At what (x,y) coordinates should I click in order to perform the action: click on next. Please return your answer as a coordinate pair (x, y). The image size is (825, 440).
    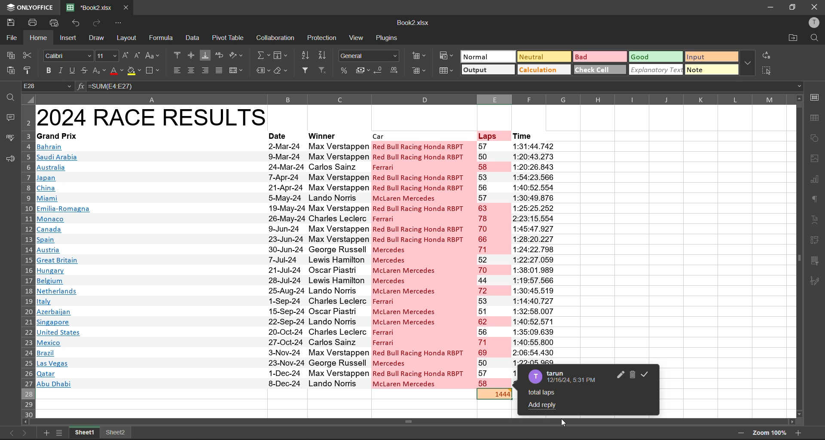
    Looking at the image, I should click on (26, 432).